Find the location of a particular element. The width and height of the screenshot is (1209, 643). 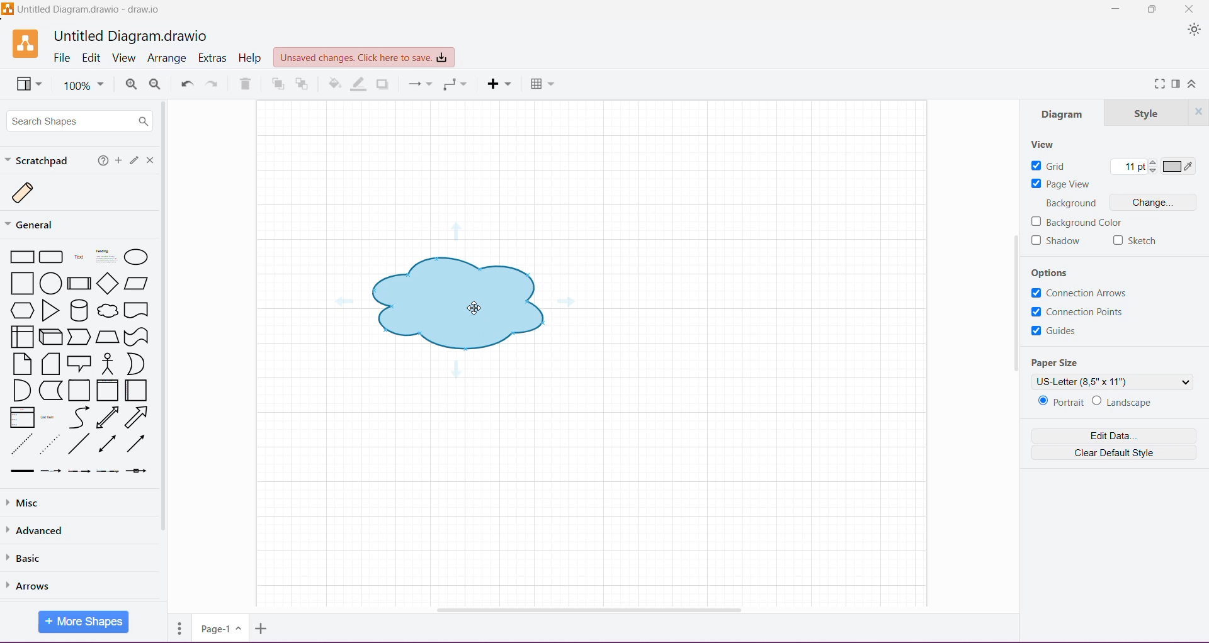

Untitled Diagram.draw.io is located at coordinates (131, 35).